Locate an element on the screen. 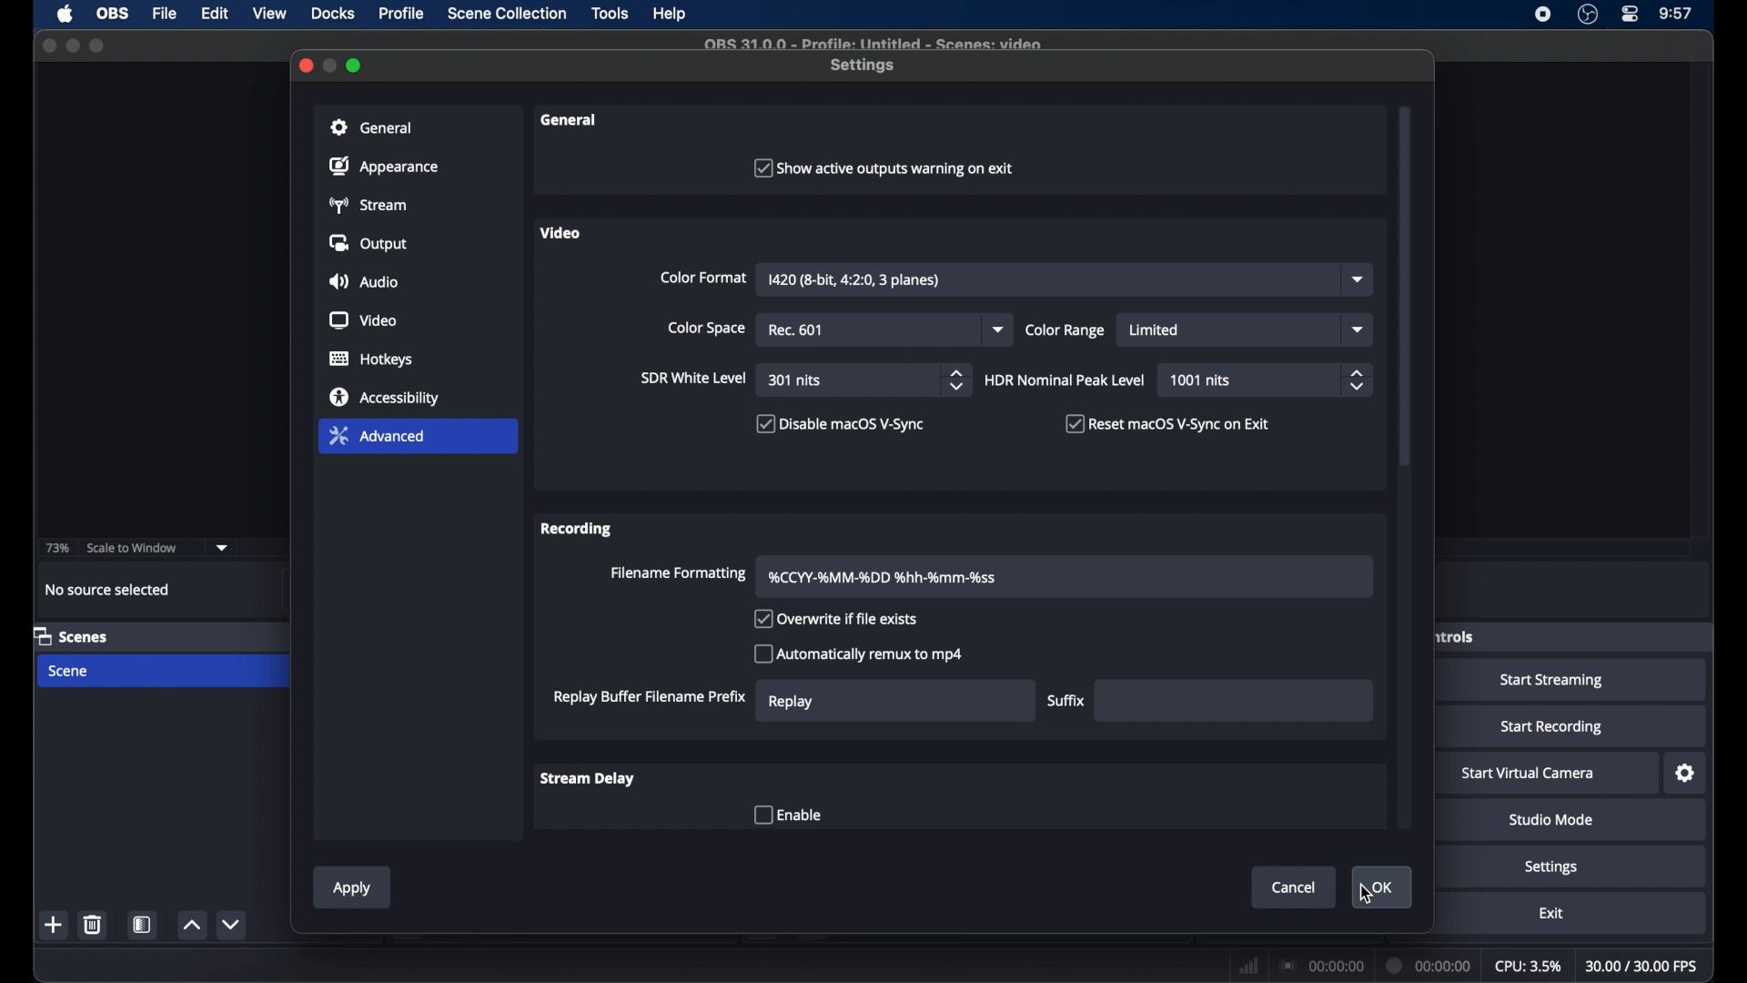 The width and height of the screenshot is (1747, 983). dropdown is located at coordinates (222, 548).